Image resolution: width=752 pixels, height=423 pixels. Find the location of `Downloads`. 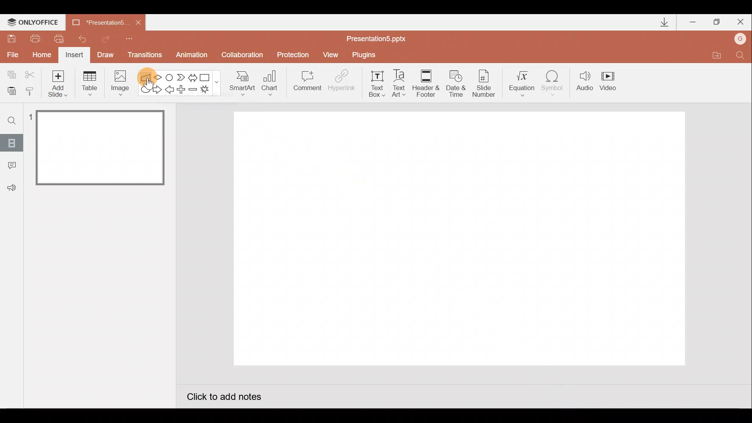

Downloads is located at coordinates (663, 23).